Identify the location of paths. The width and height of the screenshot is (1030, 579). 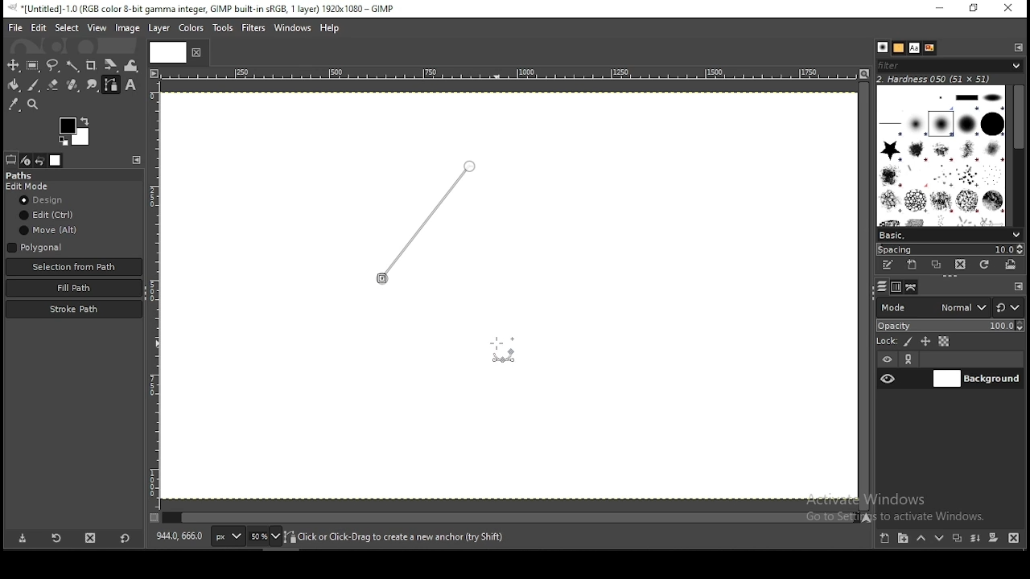
(23, 175).